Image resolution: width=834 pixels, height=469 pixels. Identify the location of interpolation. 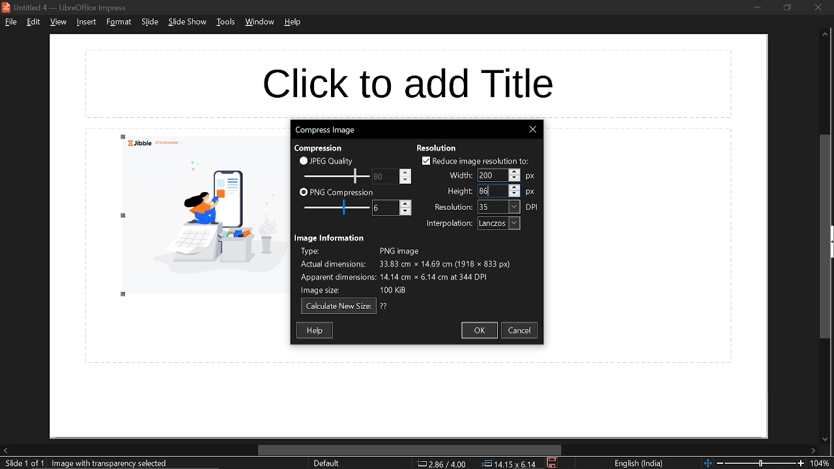
(499, 223).